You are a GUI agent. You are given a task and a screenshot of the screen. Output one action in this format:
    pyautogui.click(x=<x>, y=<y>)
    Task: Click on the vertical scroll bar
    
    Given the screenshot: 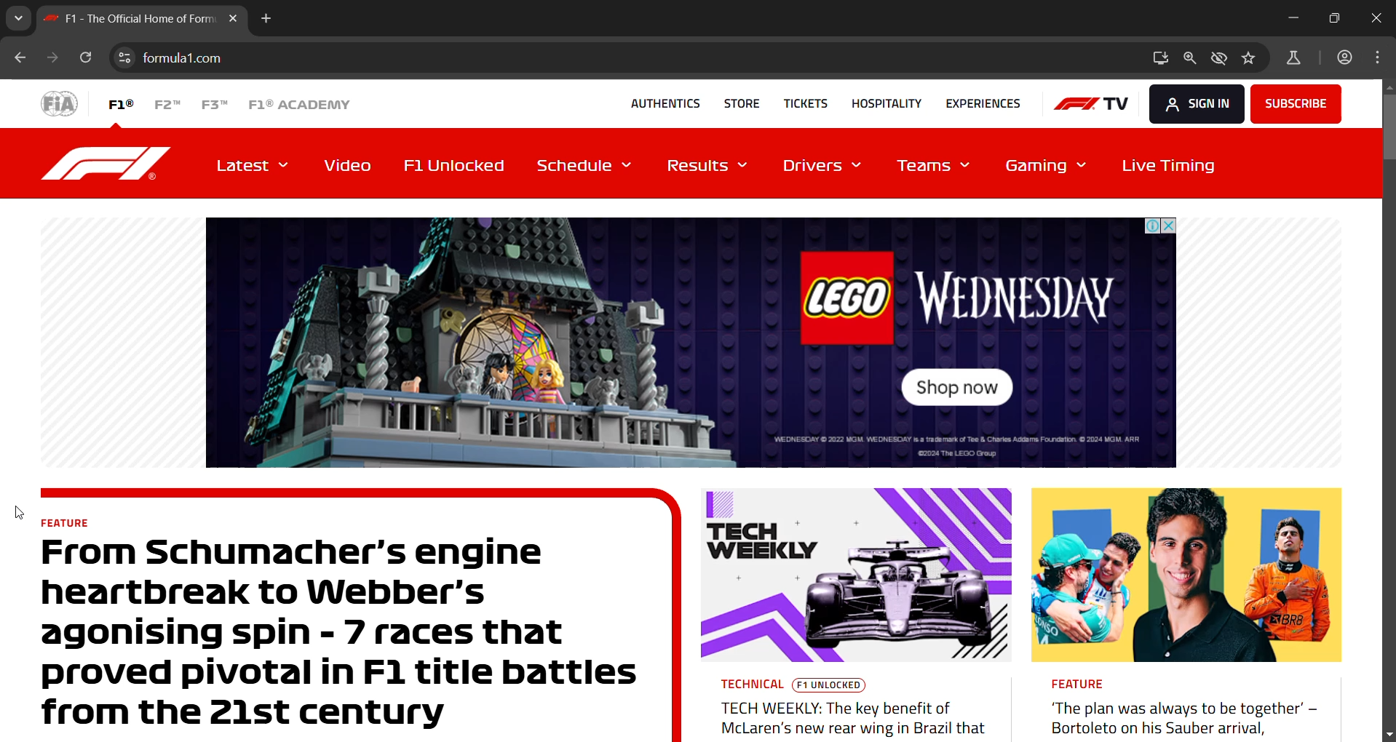 What is the action you would take?
    pyautogui.click(x=1387, y=124)
    